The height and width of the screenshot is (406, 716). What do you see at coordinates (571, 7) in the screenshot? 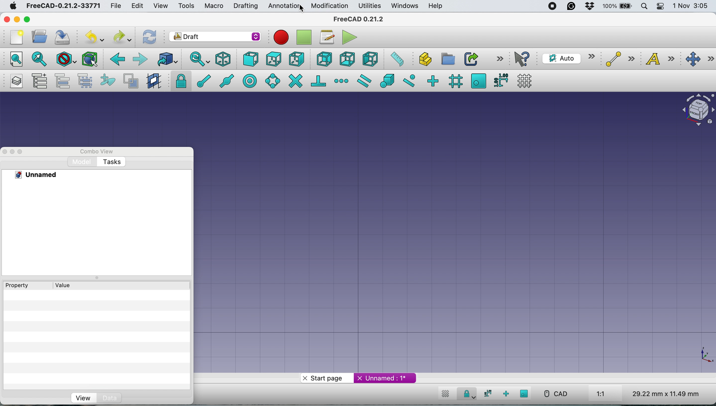
I see `grammarly` at bounding box center [571, 7].